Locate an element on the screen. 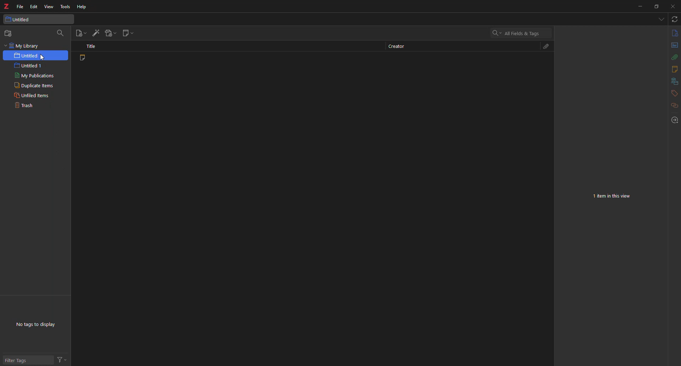 The height and width of the screenshot is (366, 681). notes is located at coordinates (671, 70).